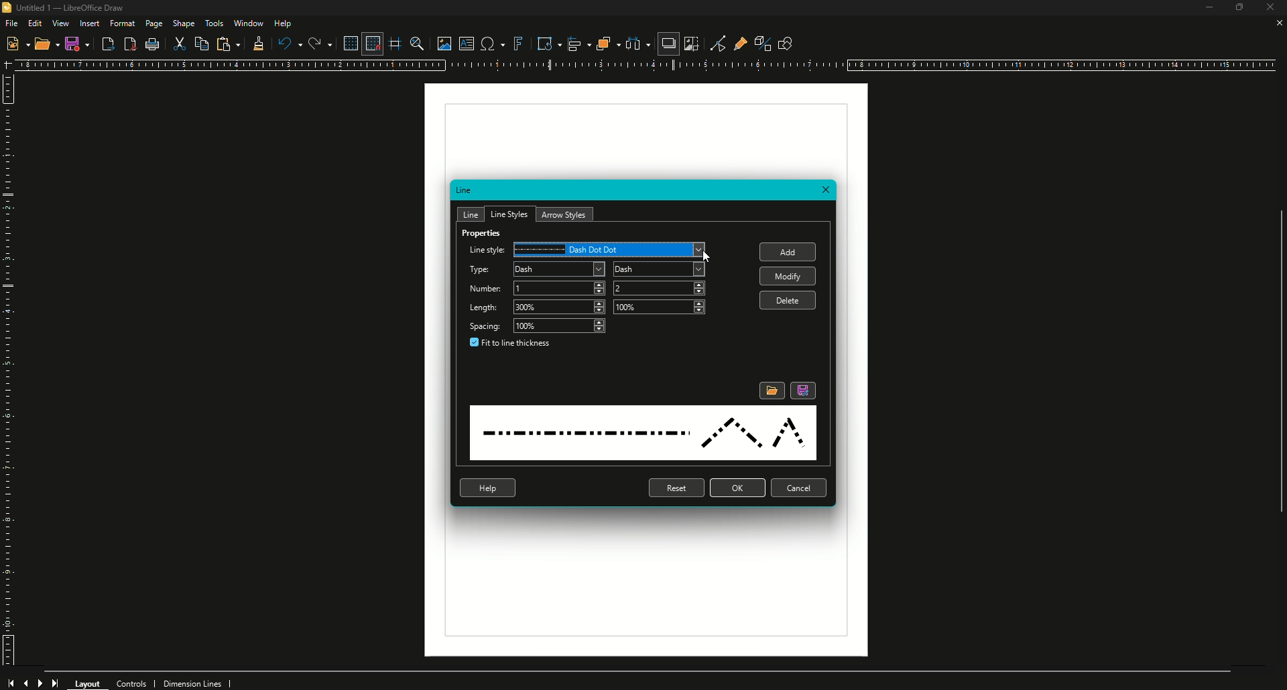  What do you see at coordinates (396, 44) in the screenshot?
I see `Helplines` at bounding box center [396, 44].